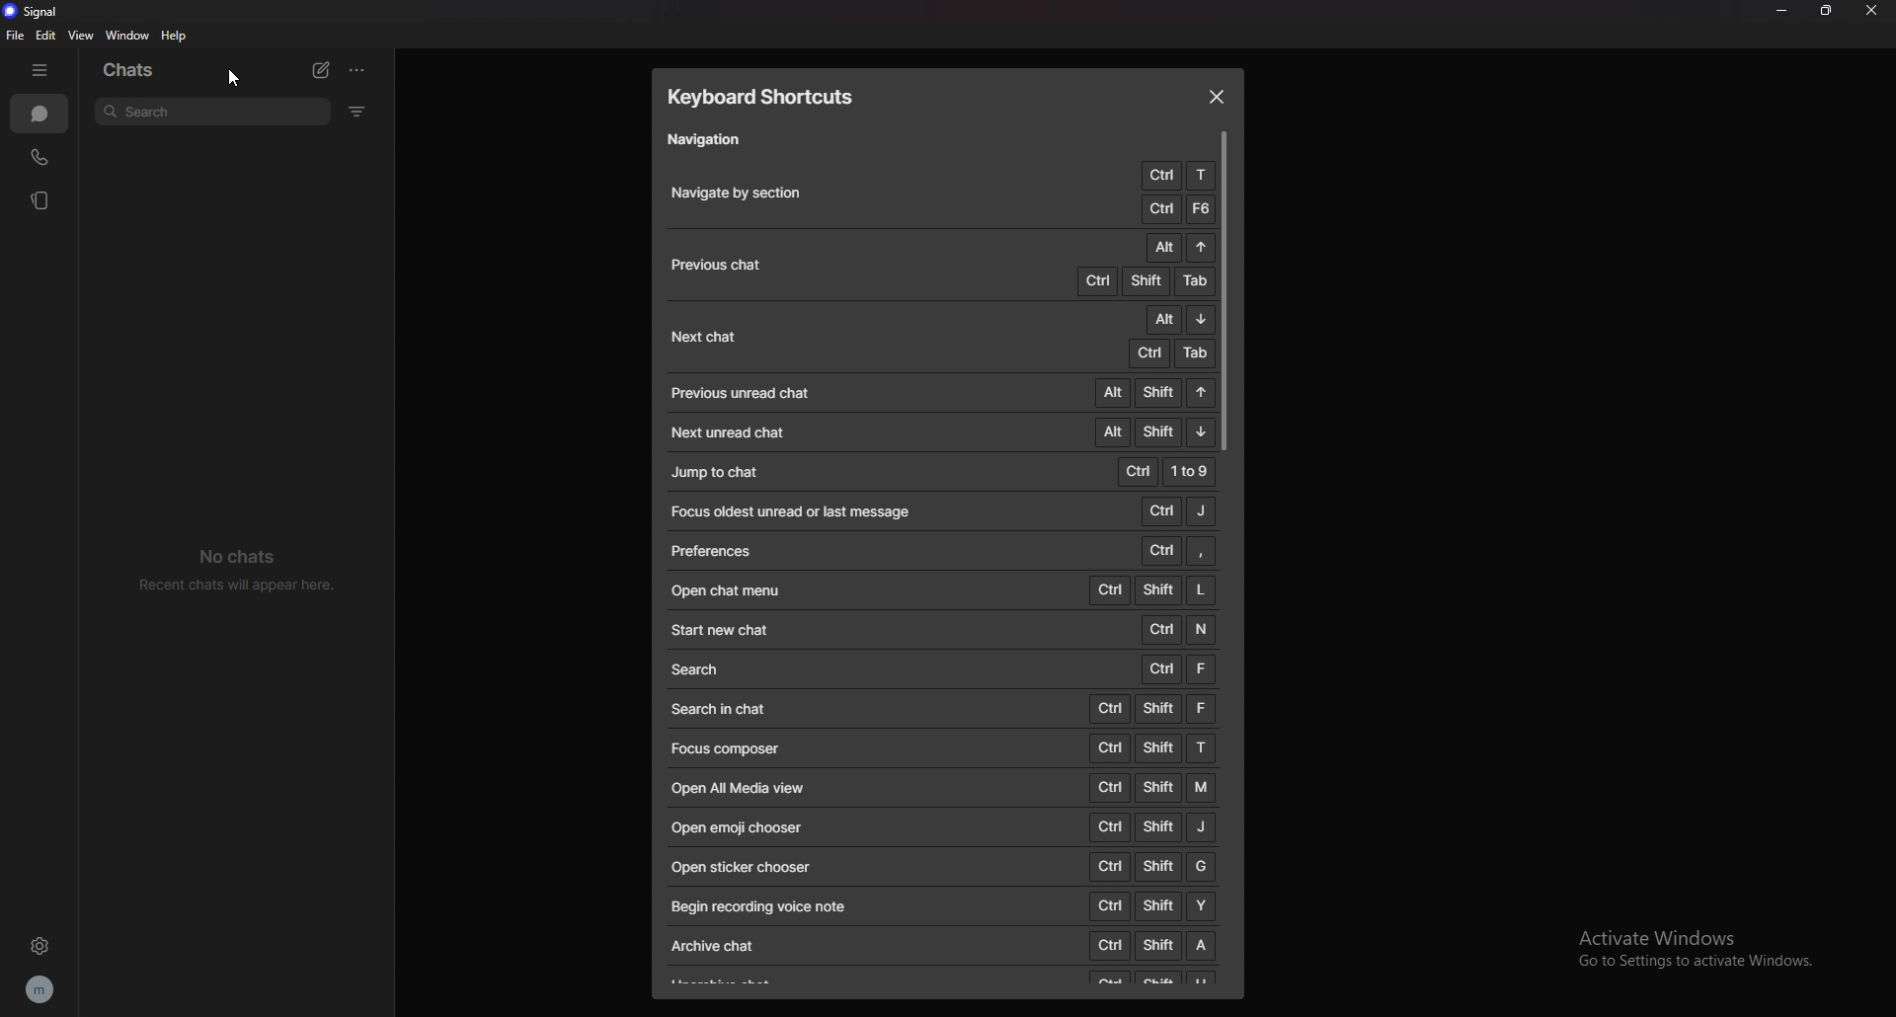 This screenshot has width=1896, height=1017. What do you see at coordinates (738, 787) in the screenshot?
I see `open all media view` at bounding box center [738, 787].